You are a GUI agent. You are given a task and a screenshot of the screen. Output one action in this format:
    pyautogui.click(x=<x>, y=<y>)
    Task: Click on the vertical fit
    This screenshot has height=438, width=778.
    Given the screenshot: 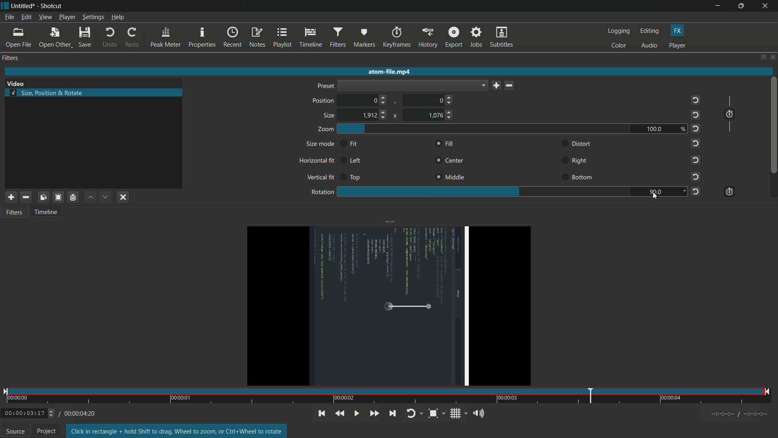 What is the action you would take?
    pyautogui.click(x=319, y=178)
    